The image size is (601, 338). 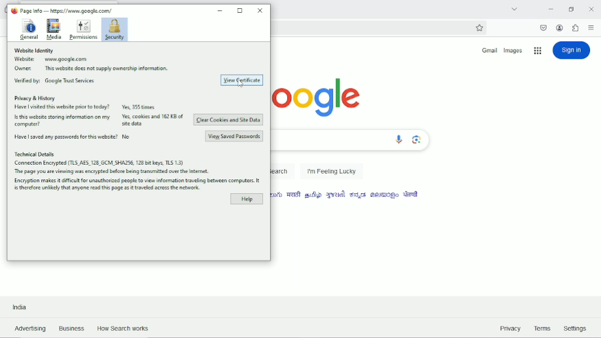 I want to click on Verified by, so click(x=26, y=80).